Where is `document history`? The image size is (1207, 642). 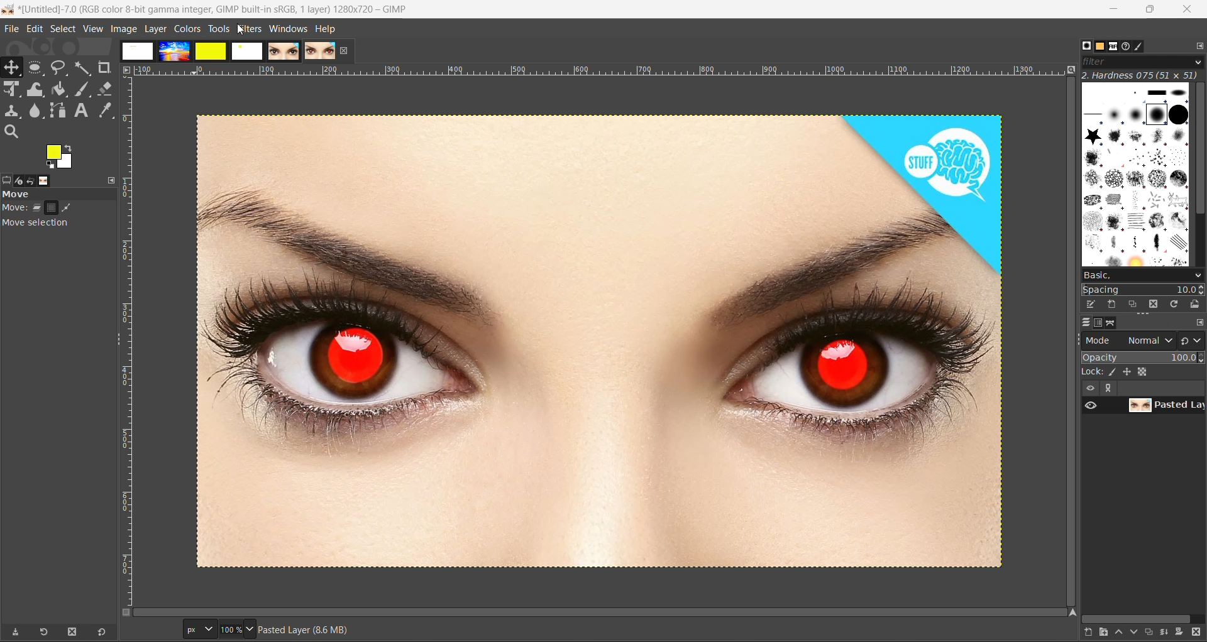 document history is located at coordinates (1127, 46).